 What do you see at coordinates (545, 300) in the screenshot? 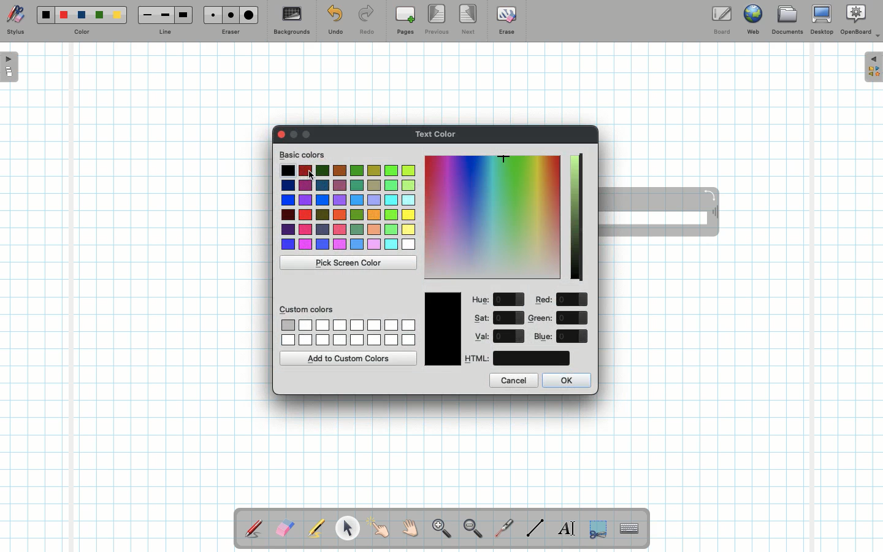
I see `Red` at bounding box center [545, 300].